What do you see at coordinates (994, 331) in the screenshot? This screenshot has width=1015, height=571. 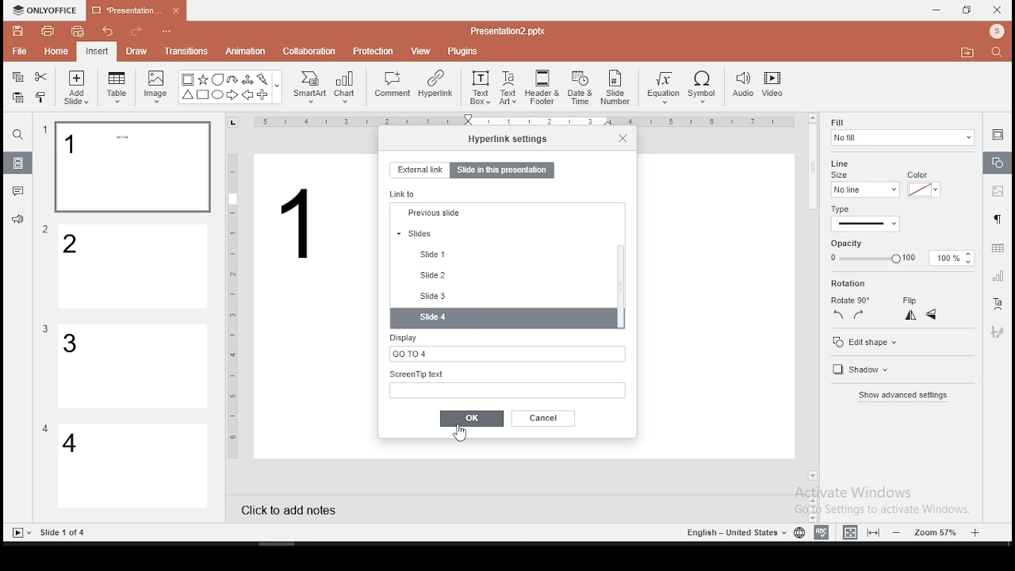 I see `` at bounding box center [994, 331].